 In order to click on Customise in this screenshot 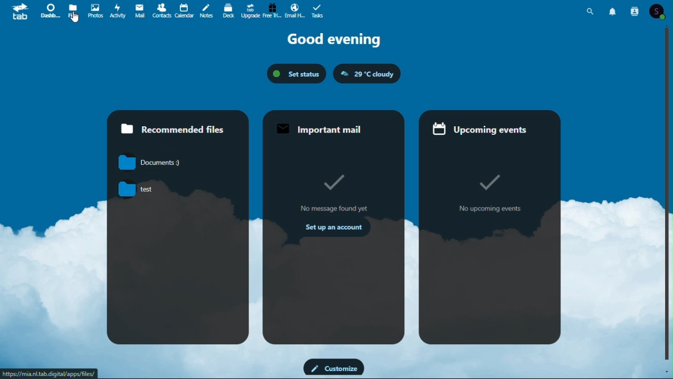, I will do `click(335, 367)`.